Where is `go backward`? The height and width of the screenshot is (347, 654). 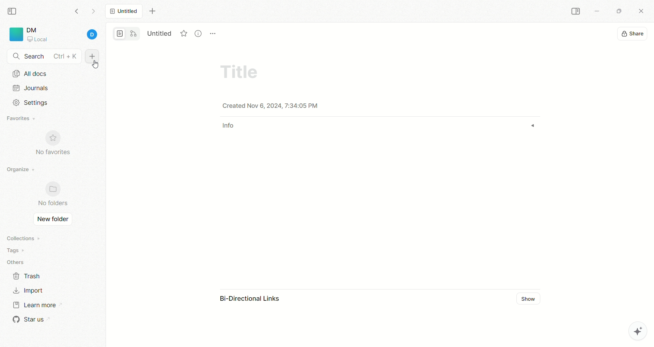
go backward is located at coordinates (77, 11).